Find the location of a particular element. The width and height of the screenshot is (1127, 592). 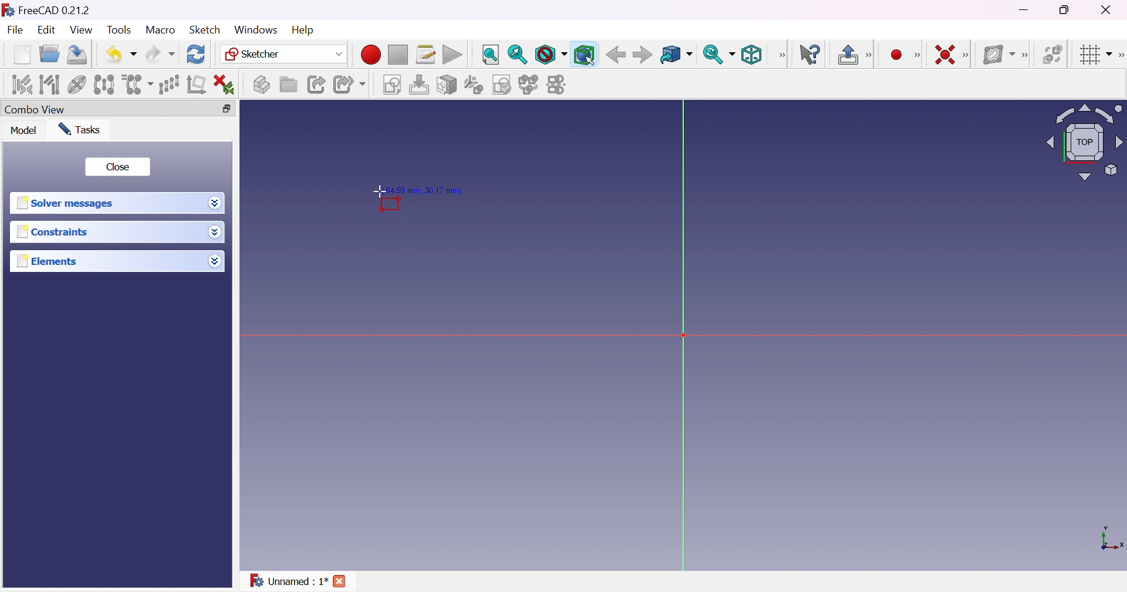

Save is located at coordinates (78, 55).